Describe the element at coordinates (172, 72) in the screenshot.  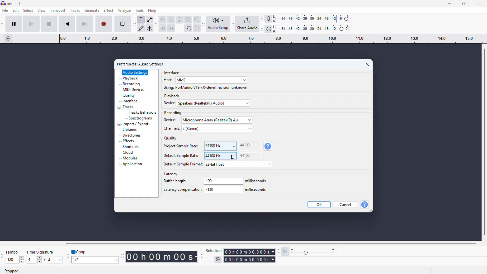
I see `interface` at that location.